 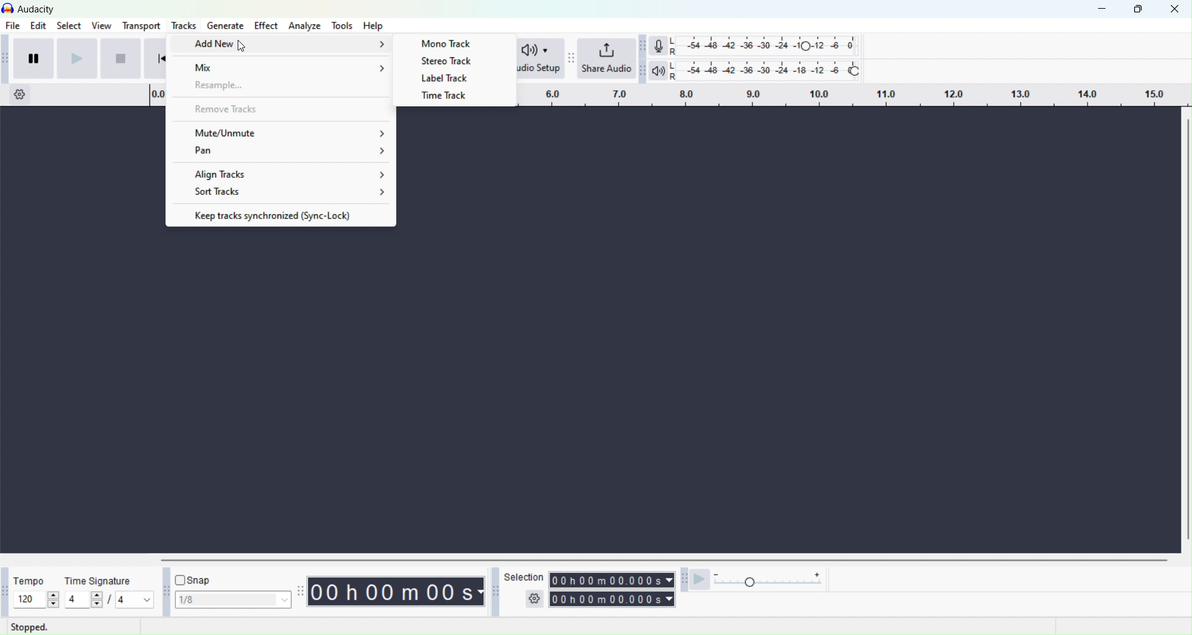 I want to click on Sort tracks, so click(x=281, y=194).